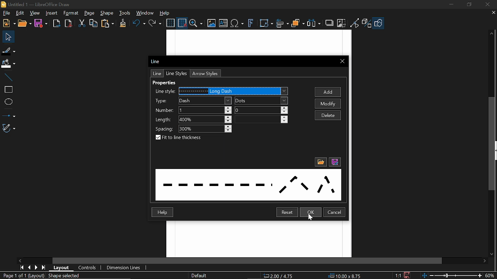 The width and height of the screenshot is (497, 279). Describe the element at coordinates (493, 255) in the screenshot. I see `Move down` at that location.